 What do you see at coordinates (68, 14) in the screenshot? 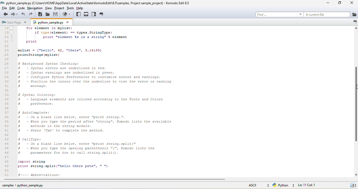
I see `browse` at bounding box center [68, 14].